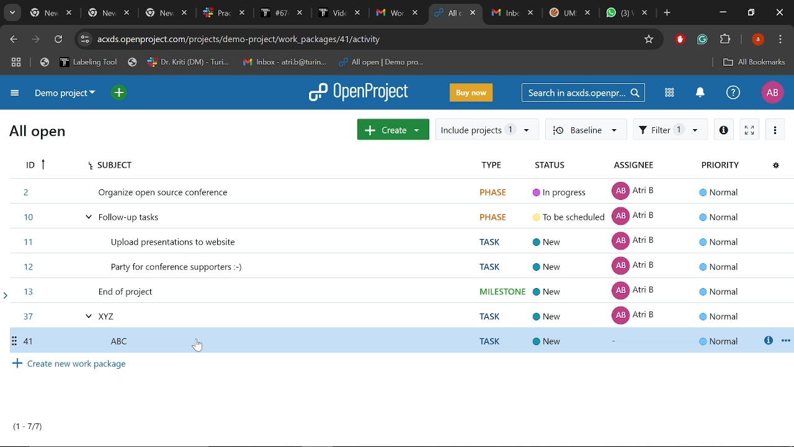 The height and width of the screenshot is (447, 794). I want to click on Add bookmark, so click(651, 40).